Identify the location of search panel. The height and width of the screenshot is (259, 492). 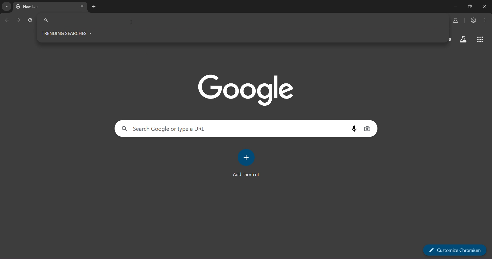
(242, 20).